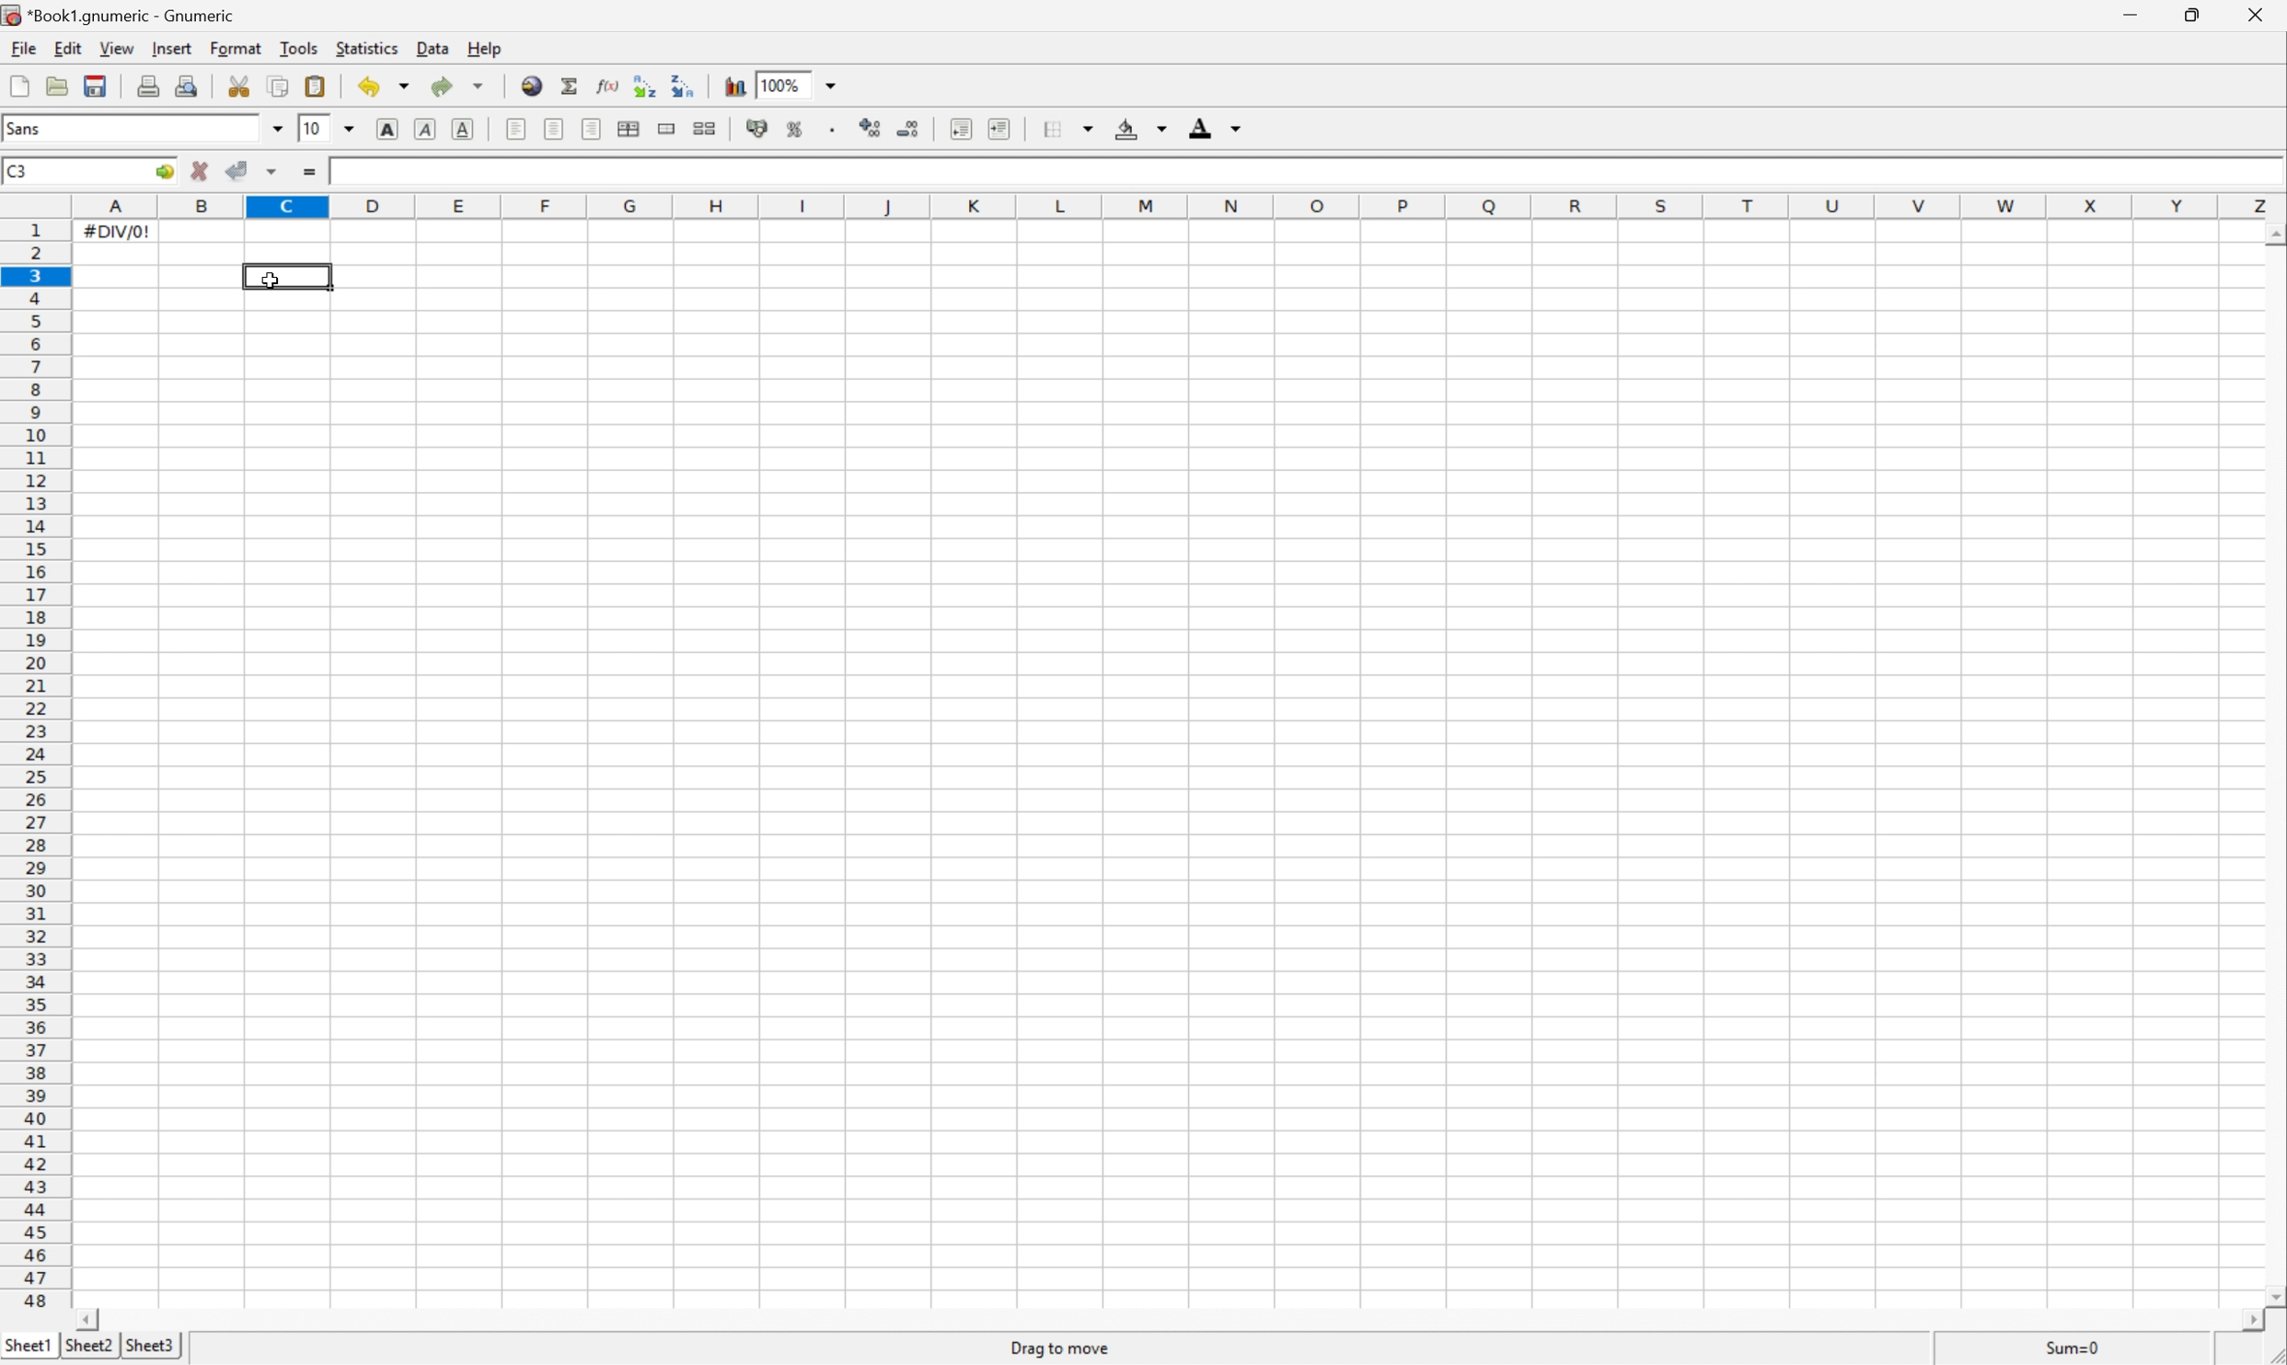  Describe the element at coordinates (605, 86) in the screenshot. I see `Edit a function in current cell ` at that location.